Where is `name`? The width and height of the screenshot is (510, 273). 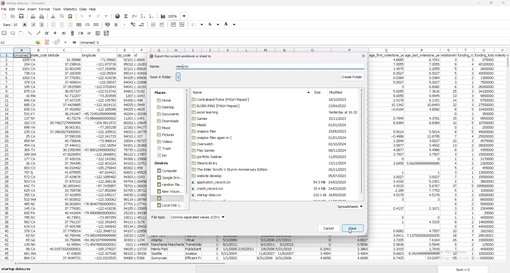
name is located at coordinates (201, 92).